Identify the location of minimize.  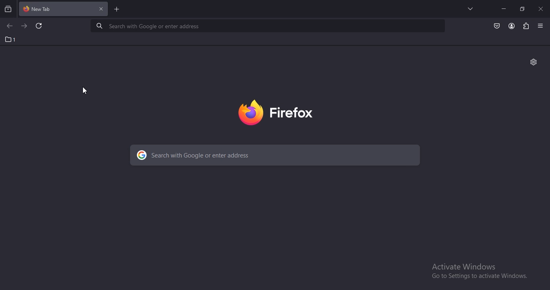
(503, 8).